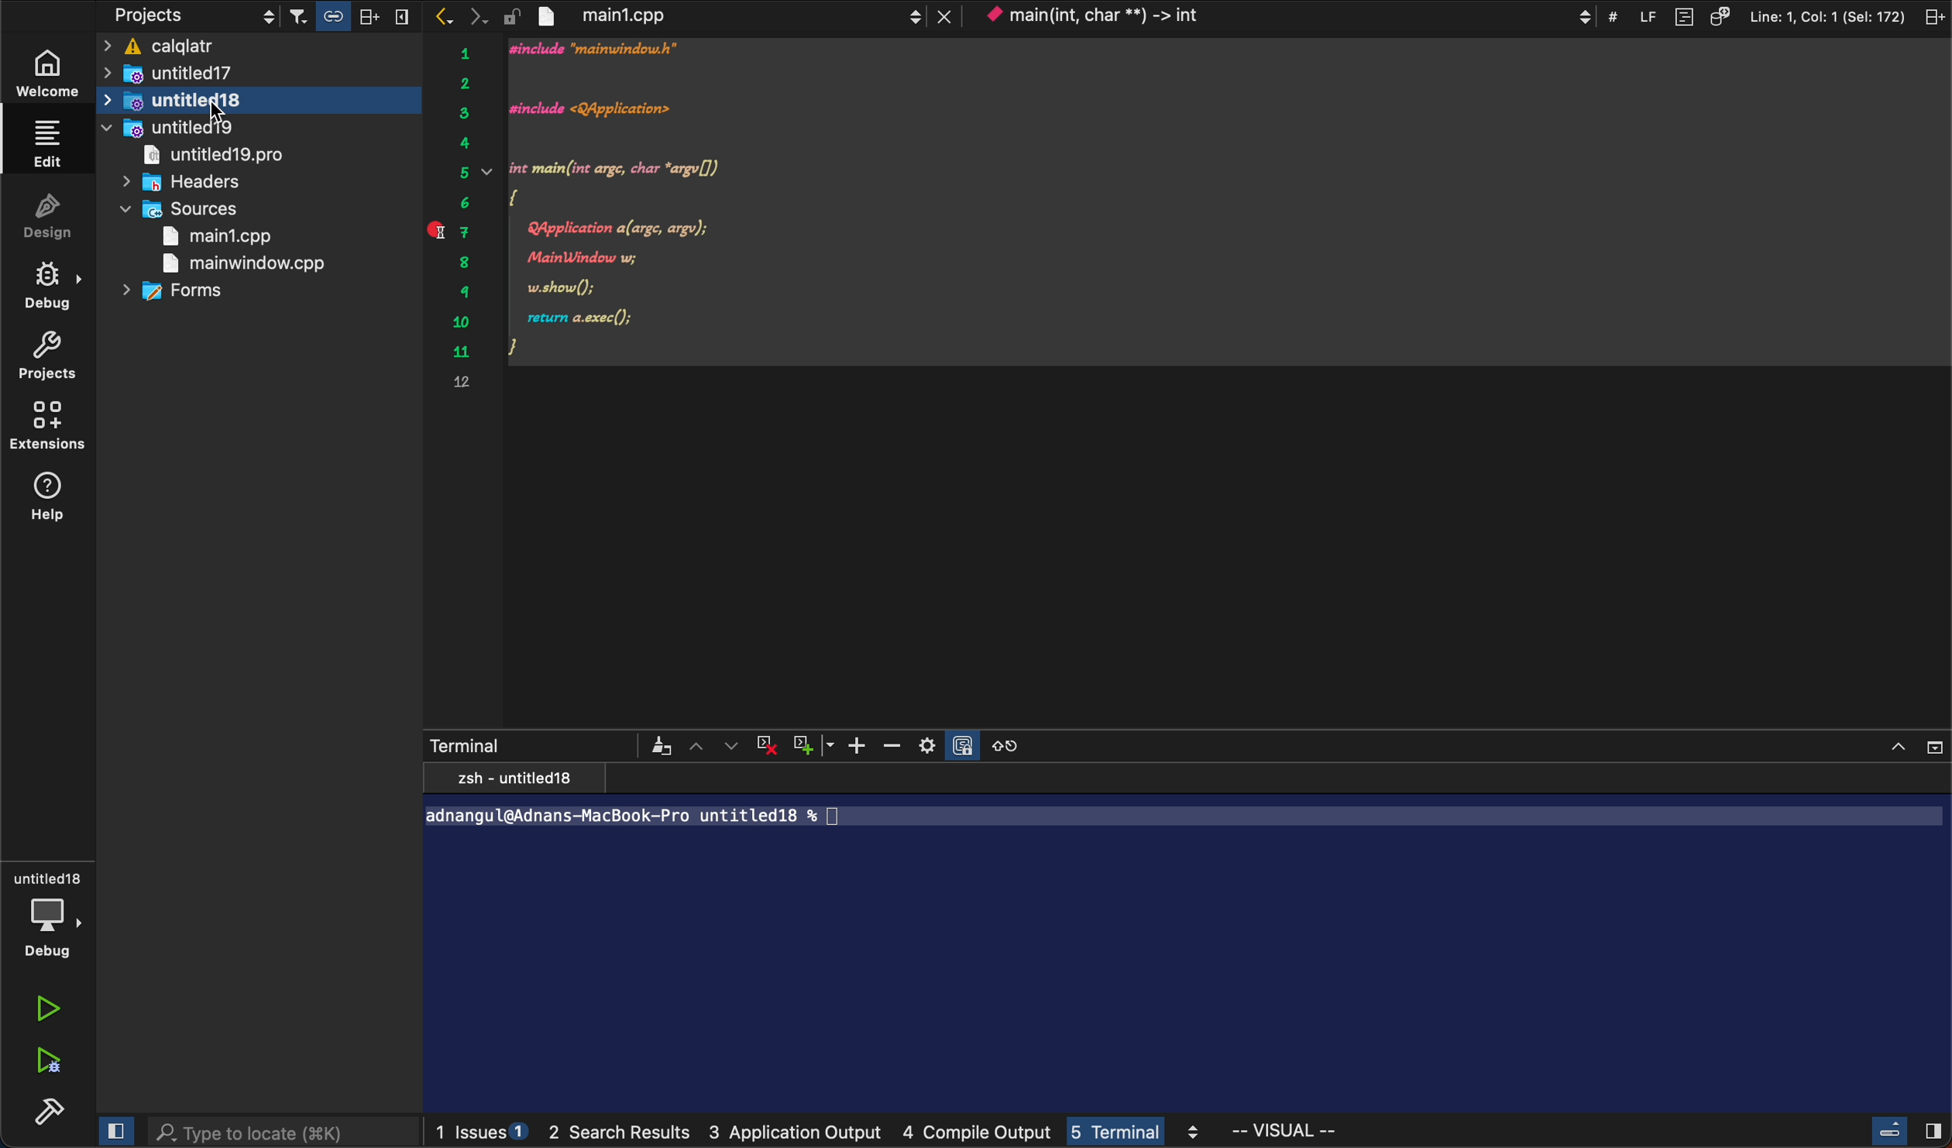  Describe the element at coordinates (926, 745) in the screenshot. I see `setting` at that location.